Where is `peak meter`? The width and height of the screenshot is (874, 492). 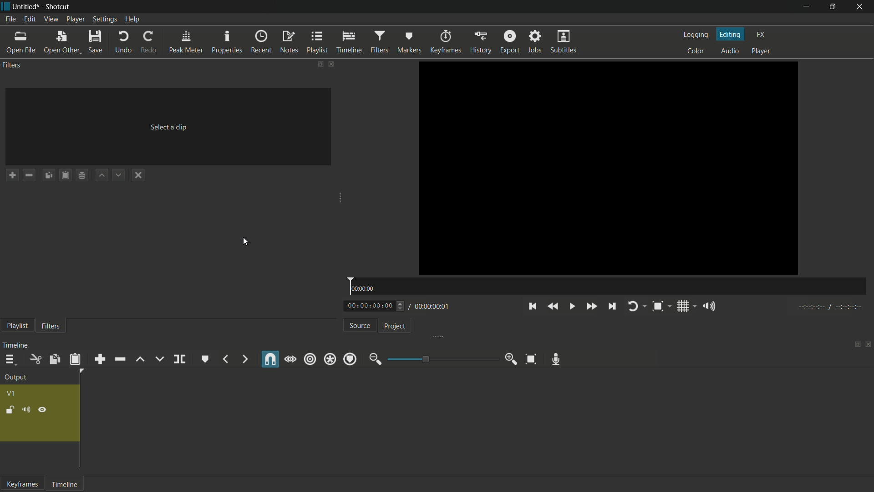 peak meter is located at coordinates (185, 42).